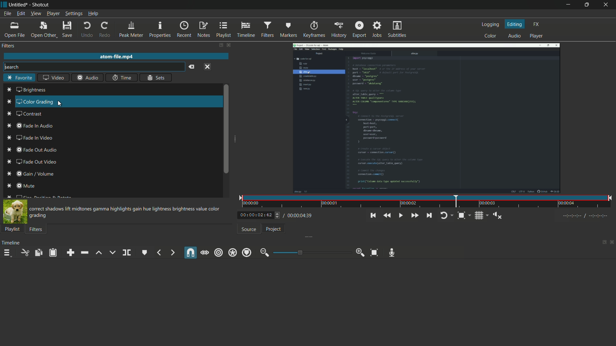  I want to click on time, so click(427, 202).